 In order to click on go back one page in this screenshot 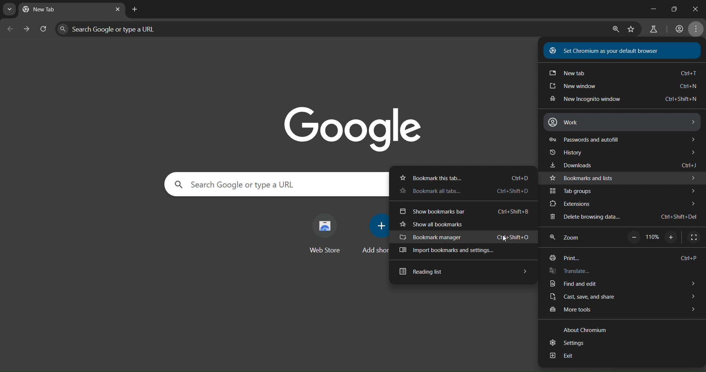, I will do `click(11, 29)`.